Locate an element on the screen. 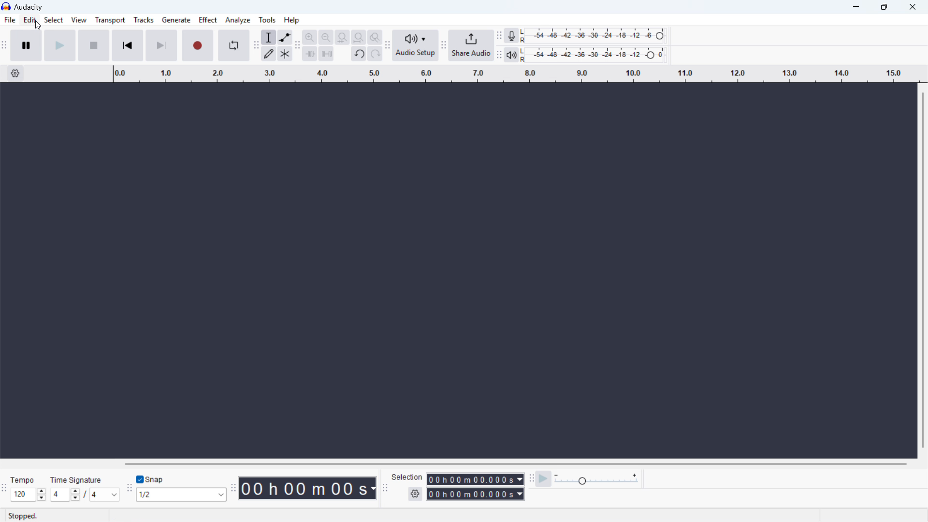  set time signature is located at coordinates (86, 488).